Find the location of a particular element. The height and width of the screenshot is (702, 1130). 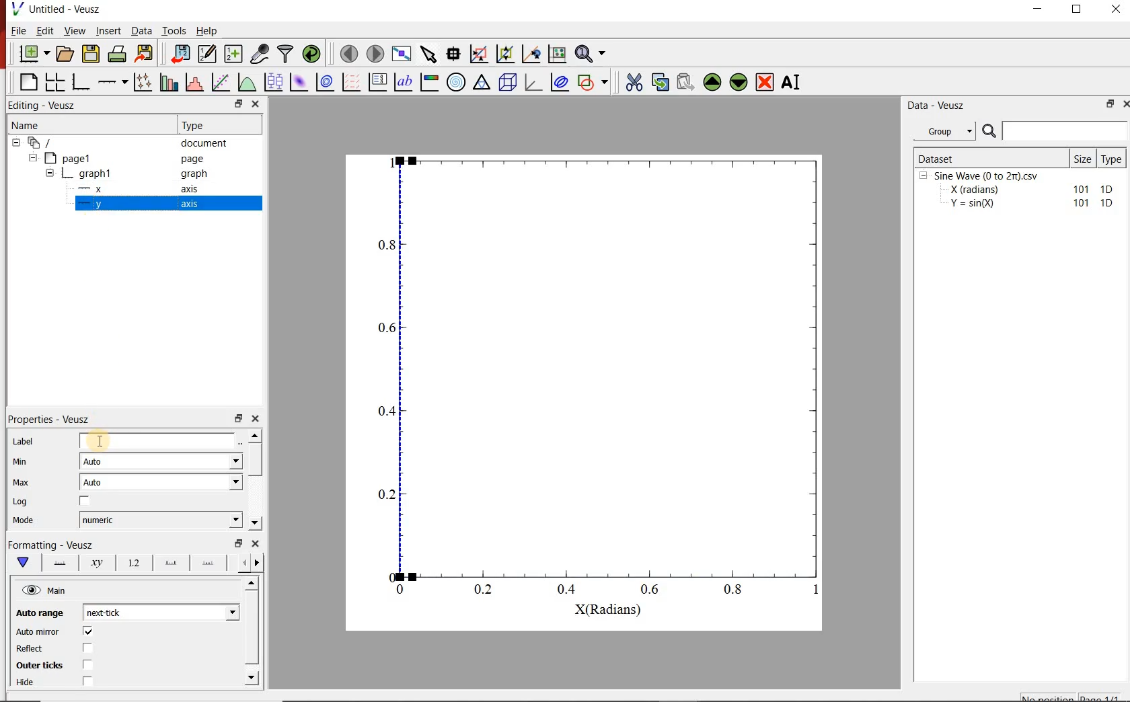

Ternary Graph is located at coordinates (482, 82).